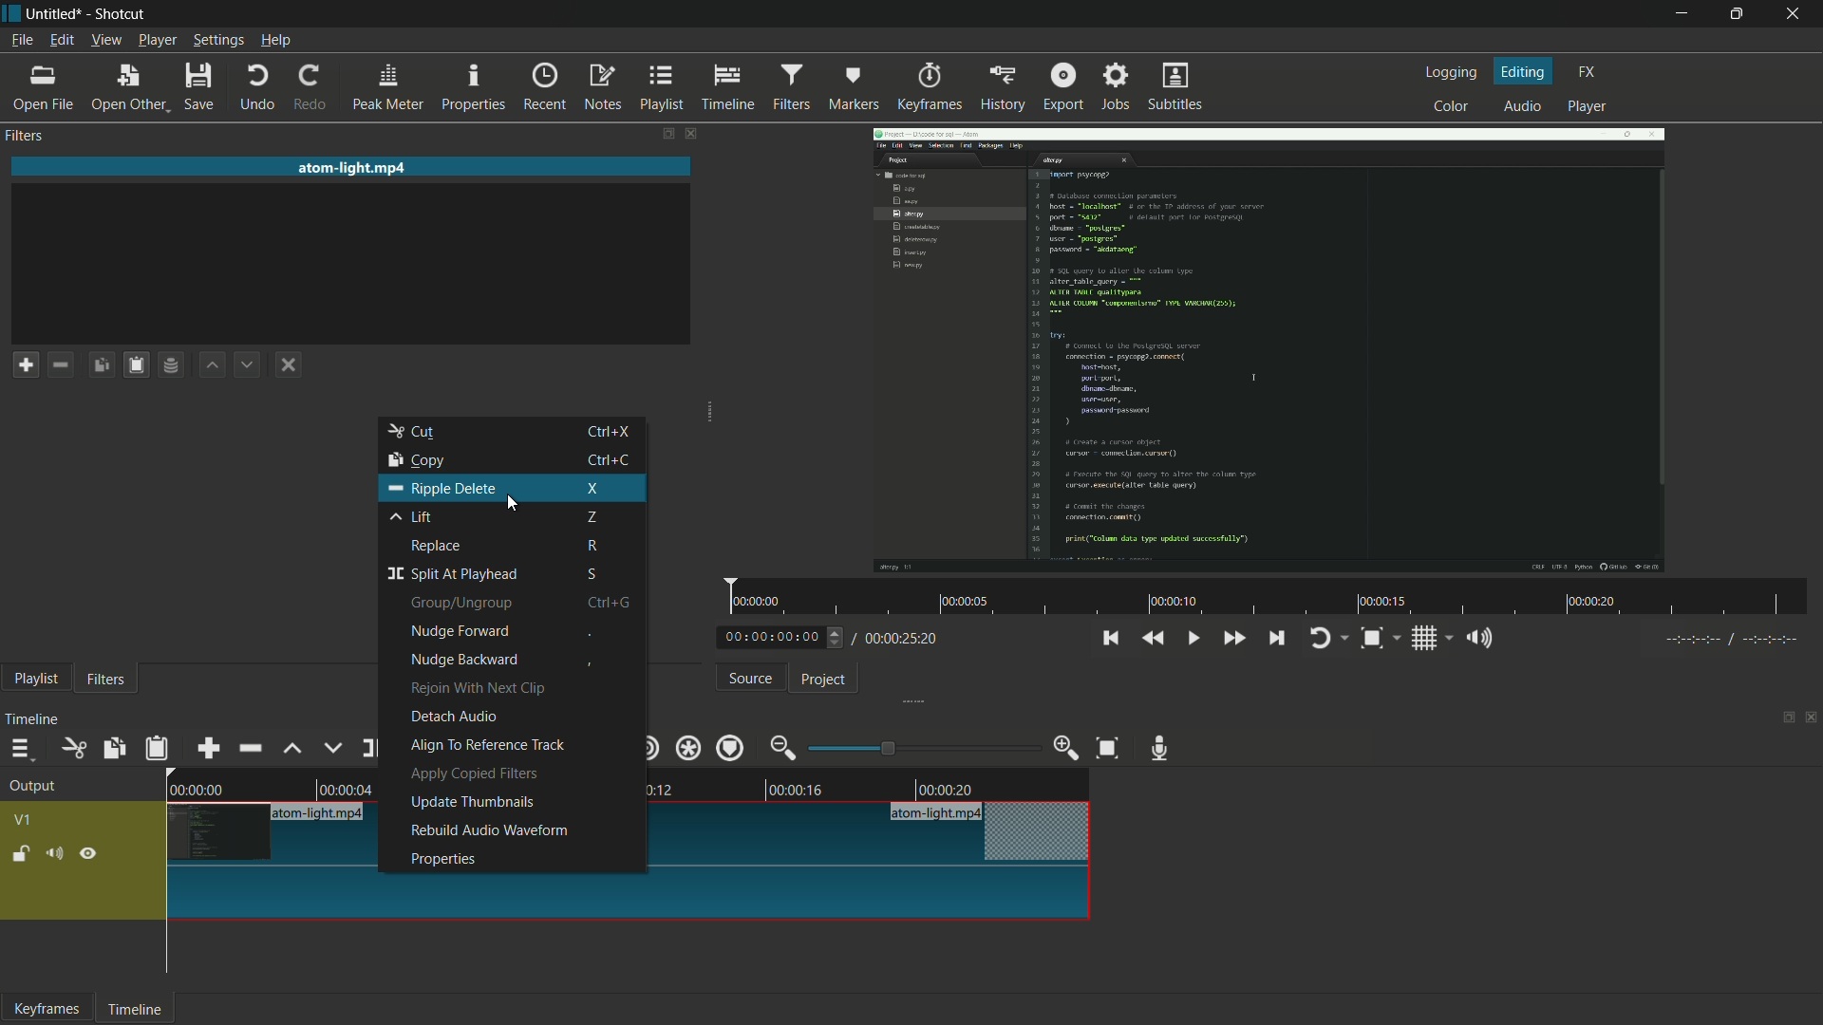 The width and height of the screenshot is (1823, 1025). Describe the element at coordinates (47, 1009) in the screenshot. I see `keyframes` at that location.